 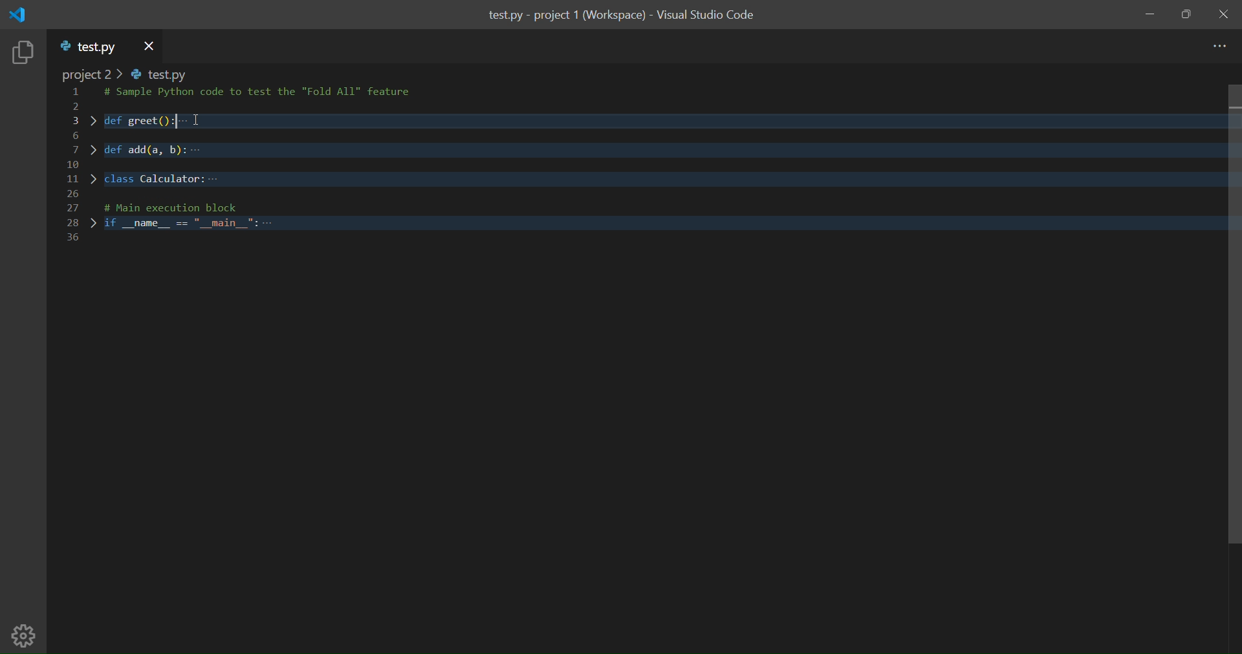 I want to click on Explorer, so click(x=23, y=53).